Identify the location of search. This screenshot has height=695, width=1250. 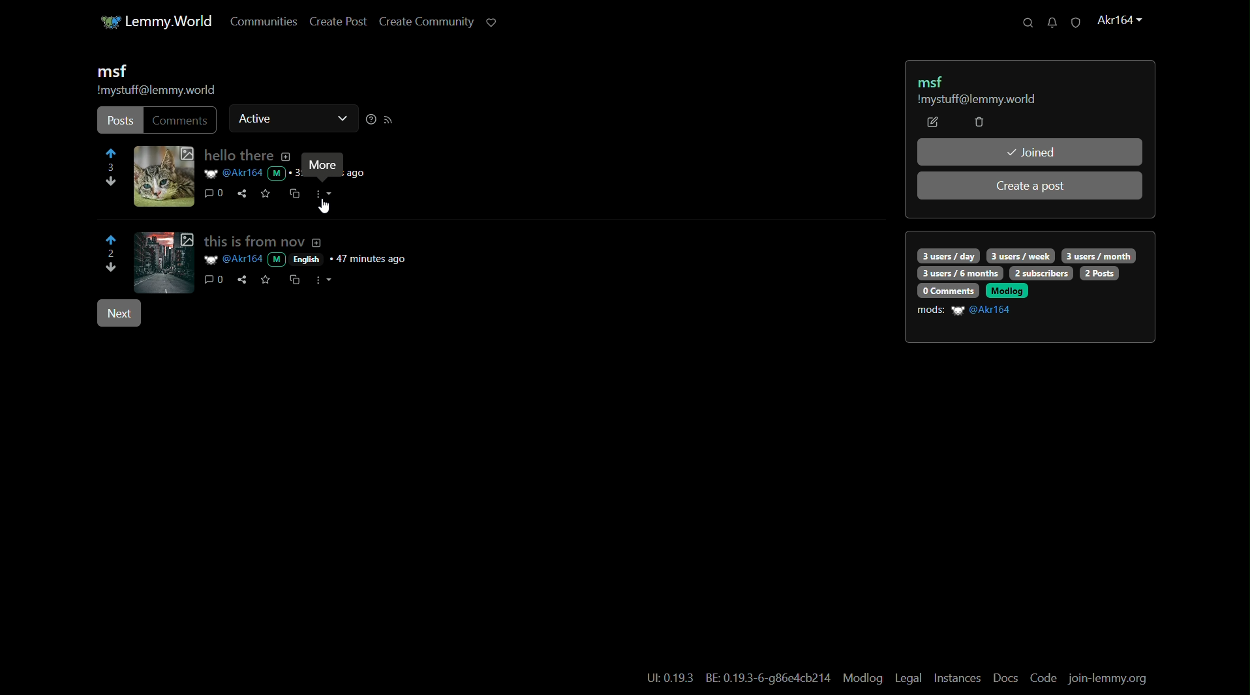
(1022, 23).